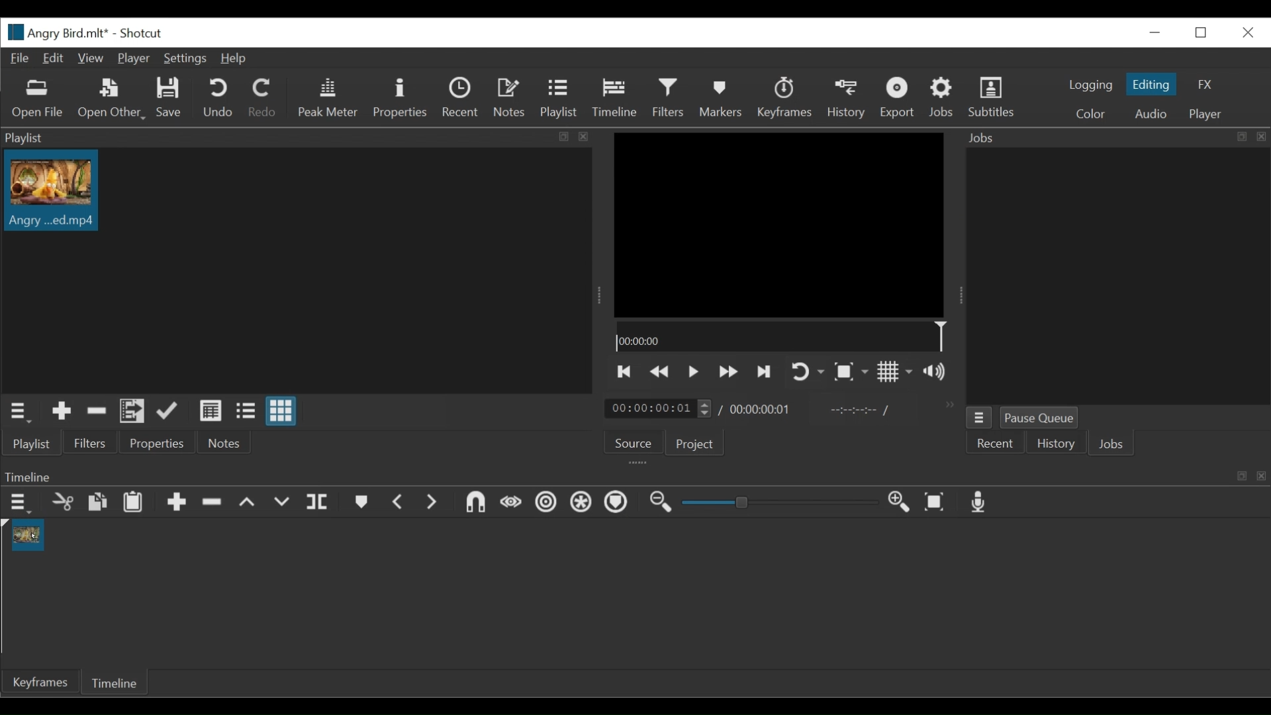 This screenshot has width=1271, height=715. I want to click on Ripple all tracks, so click(582, 503).